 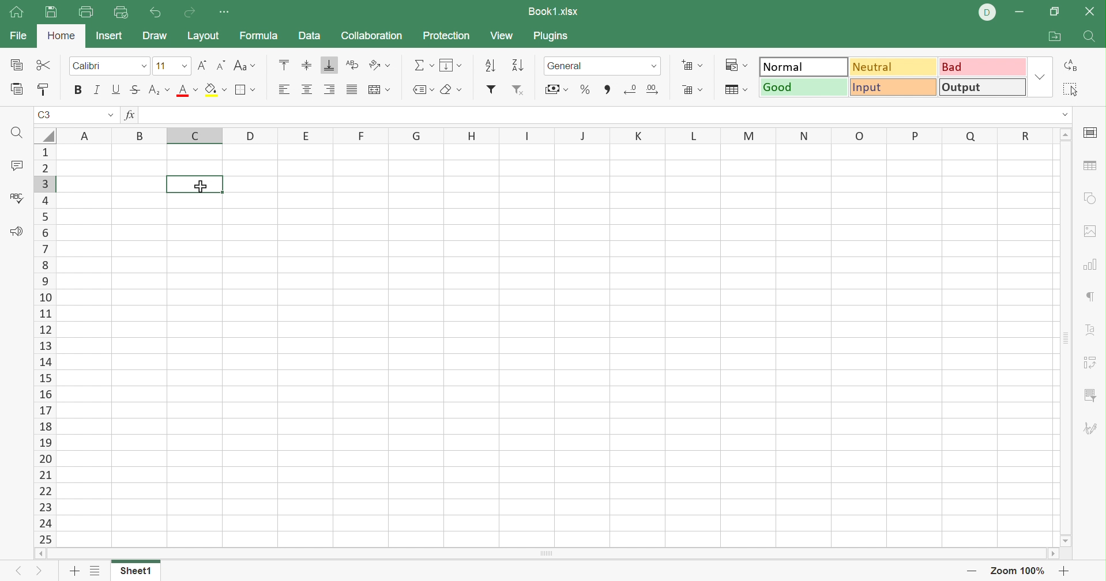 I want to click on Add sheet, so click(x=75, y=573).